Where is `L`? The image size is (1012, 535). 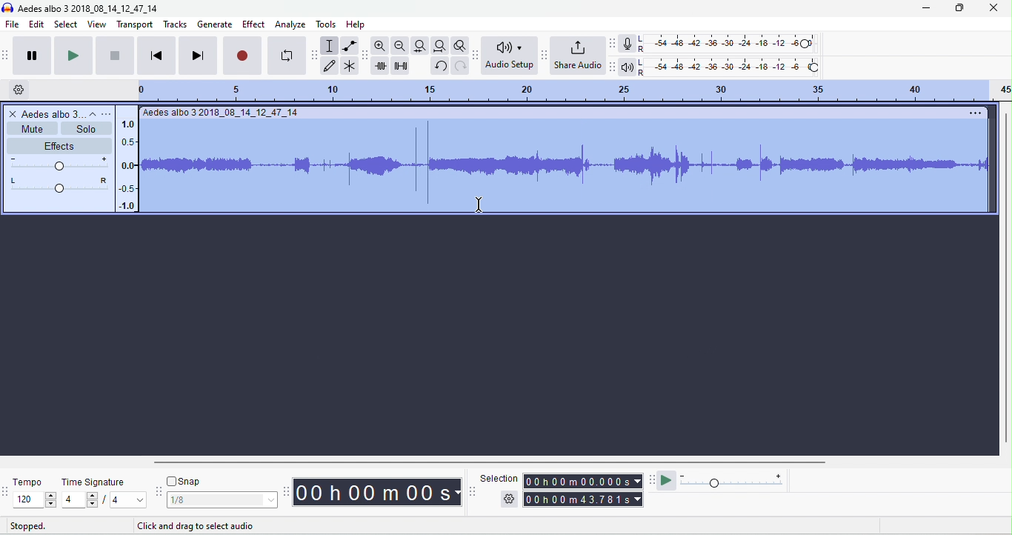 L is located at coordinates (642, 39).